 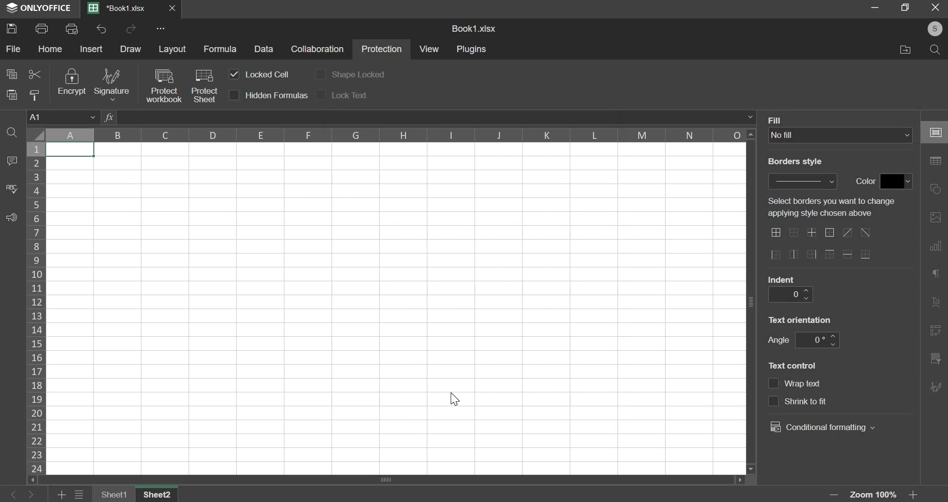 What do you see at coordinates (867, 233) in the screenshot?
I see `border options` at bounding box center [867, 233].